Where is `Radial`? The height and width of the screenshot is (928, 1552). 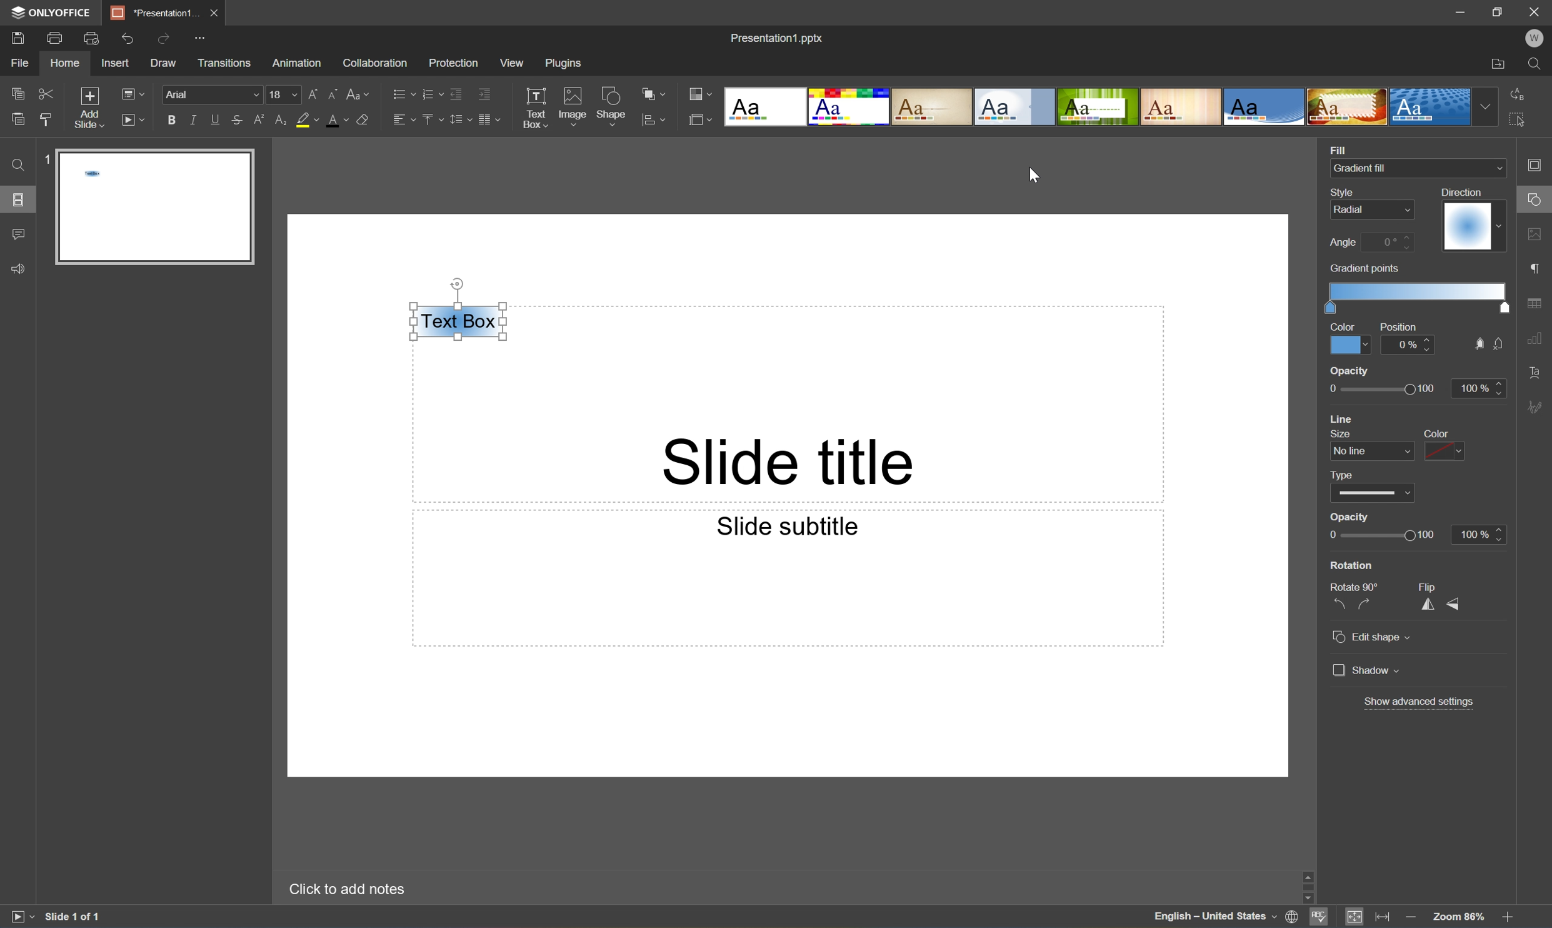
Radial is located at coordinates (1369, 211).